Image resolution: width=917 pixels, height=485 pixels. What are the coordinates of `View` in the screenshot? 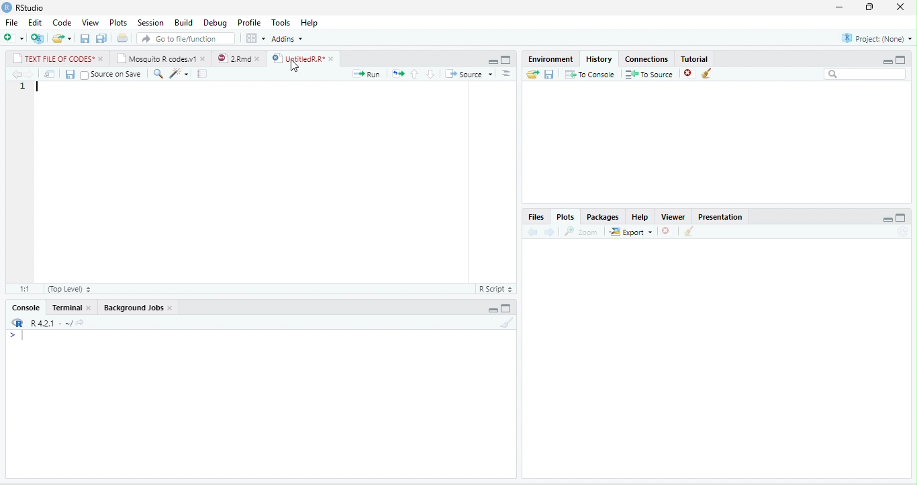 It's located at (91, 23).